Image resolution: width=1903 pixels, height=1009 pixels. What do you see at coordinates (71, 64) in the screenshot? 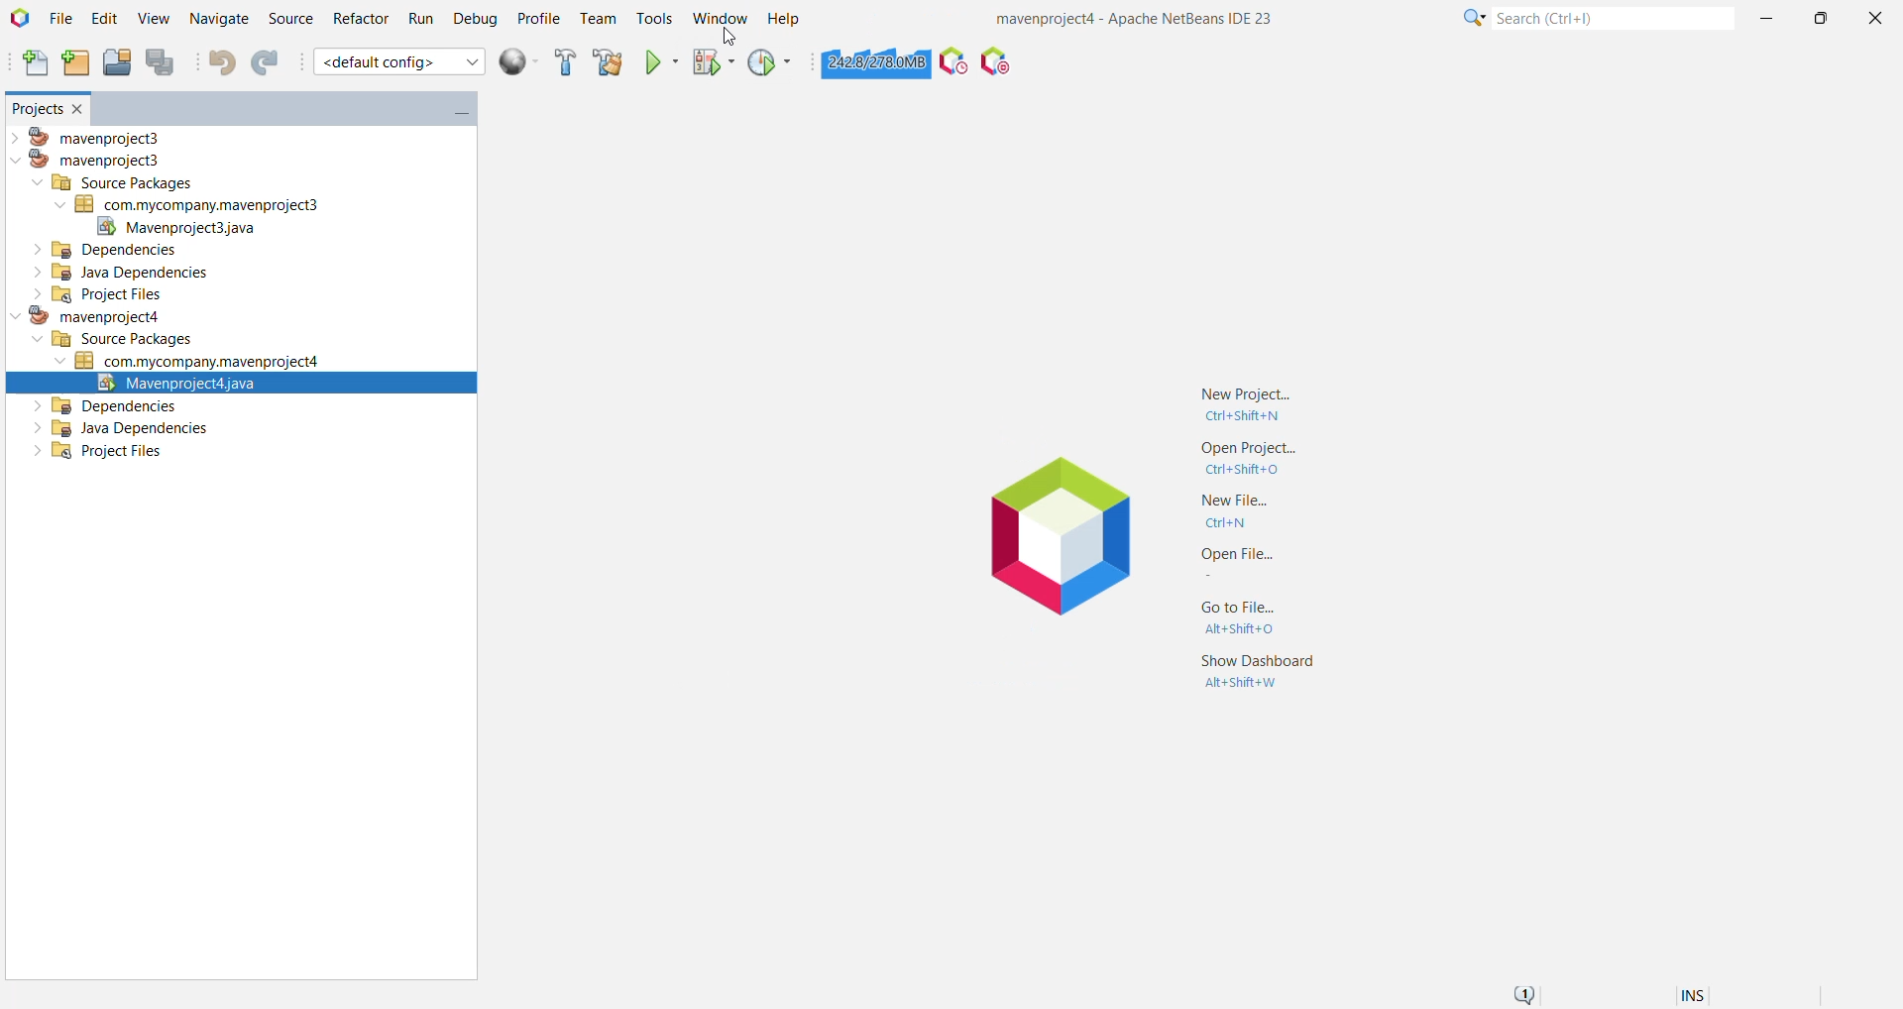
I see `New Project` at bounding box center [71, 64].